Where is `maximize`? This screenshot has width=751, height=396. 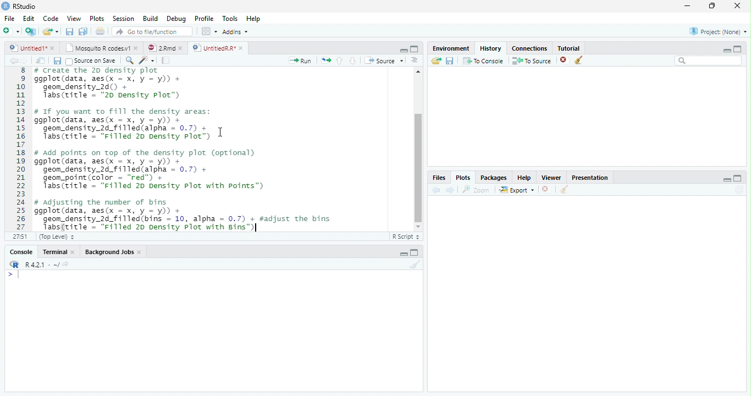 maximize is located at coordinates (713, 5).